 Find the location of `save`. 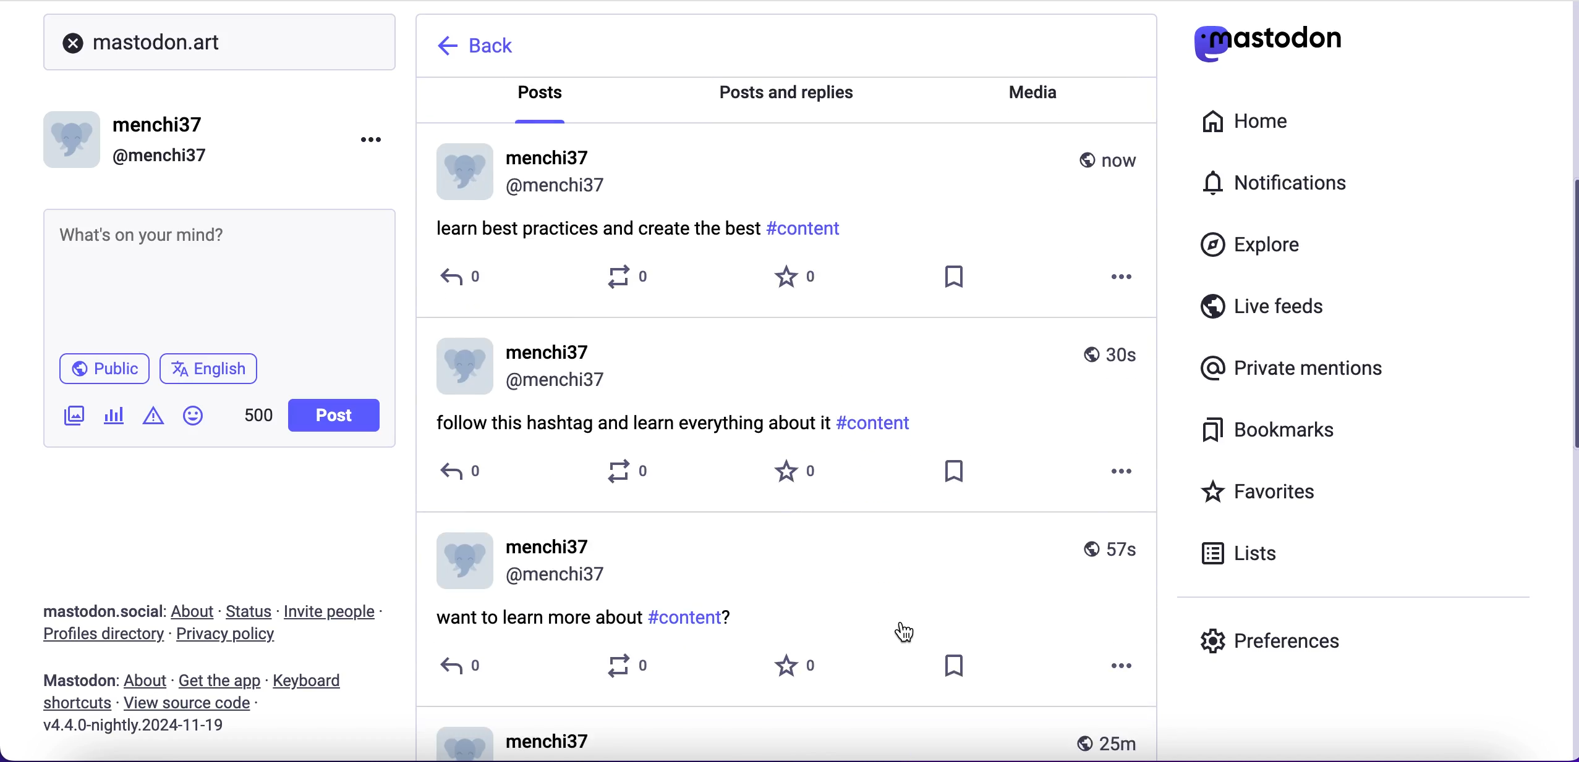

save is located at coordinates (957, 671).